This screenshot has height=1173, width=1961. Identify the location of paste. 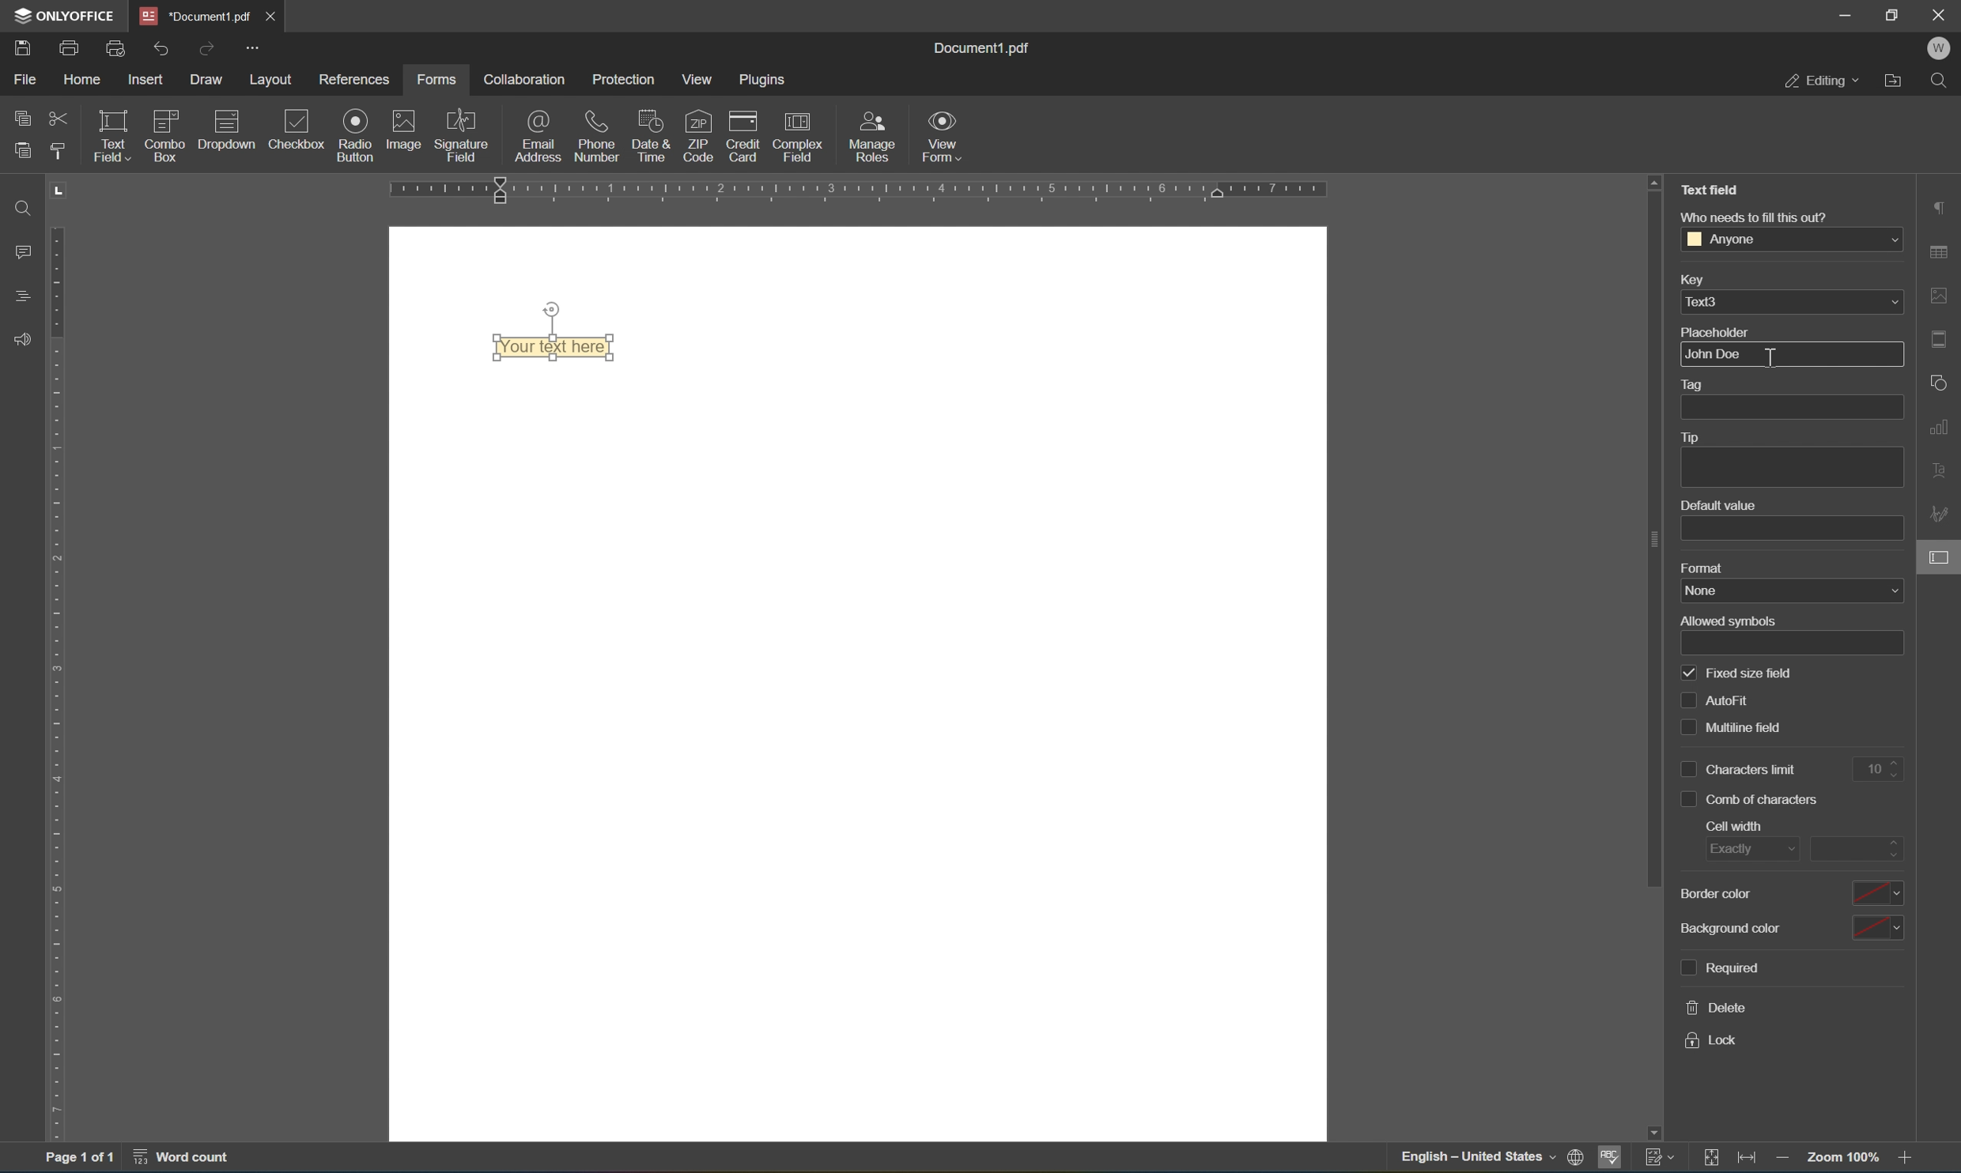
(22, 153).